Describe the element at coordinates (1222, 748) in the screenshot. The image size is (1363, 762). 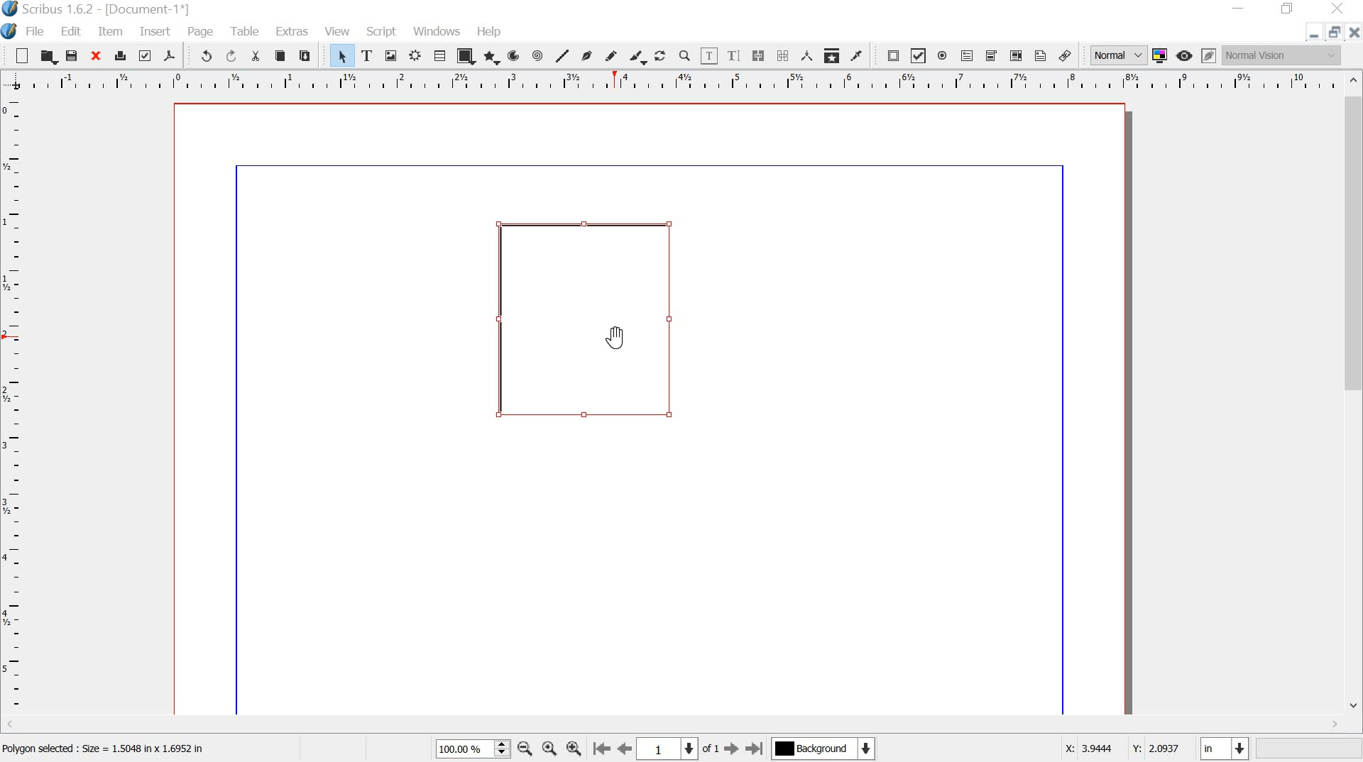
I see `in` at that location.